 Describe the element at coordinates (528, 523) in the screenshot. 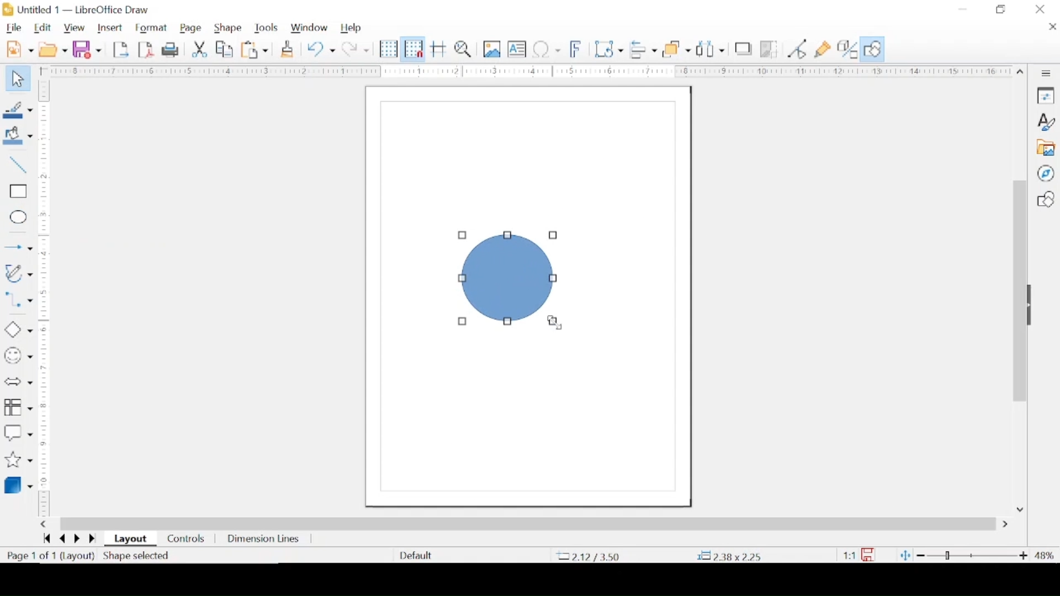

I see `scroll box` at that location.